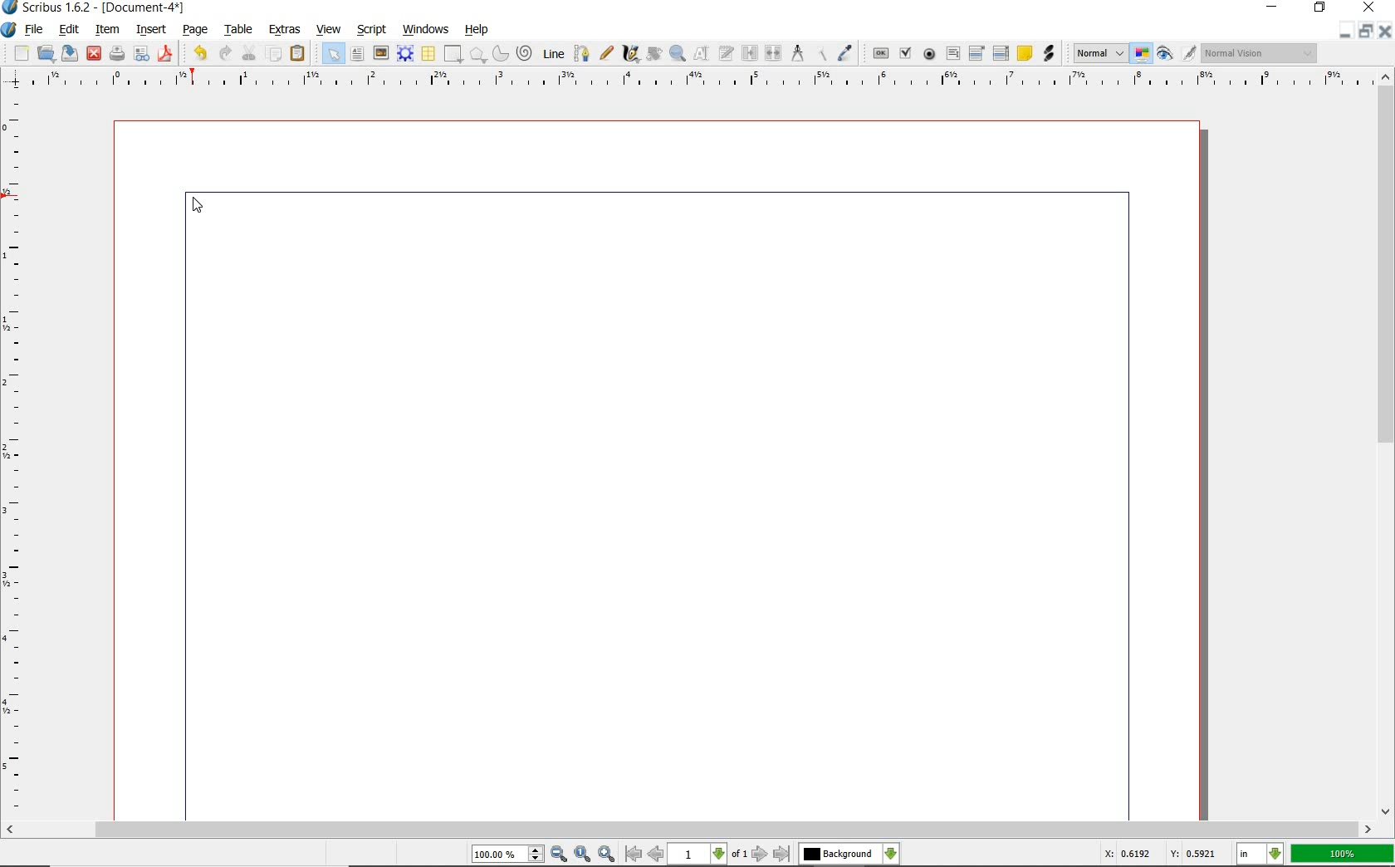 The width and height of the screenshot is (1395, 867). I want to click on pdf combo box, so click(976, 52).